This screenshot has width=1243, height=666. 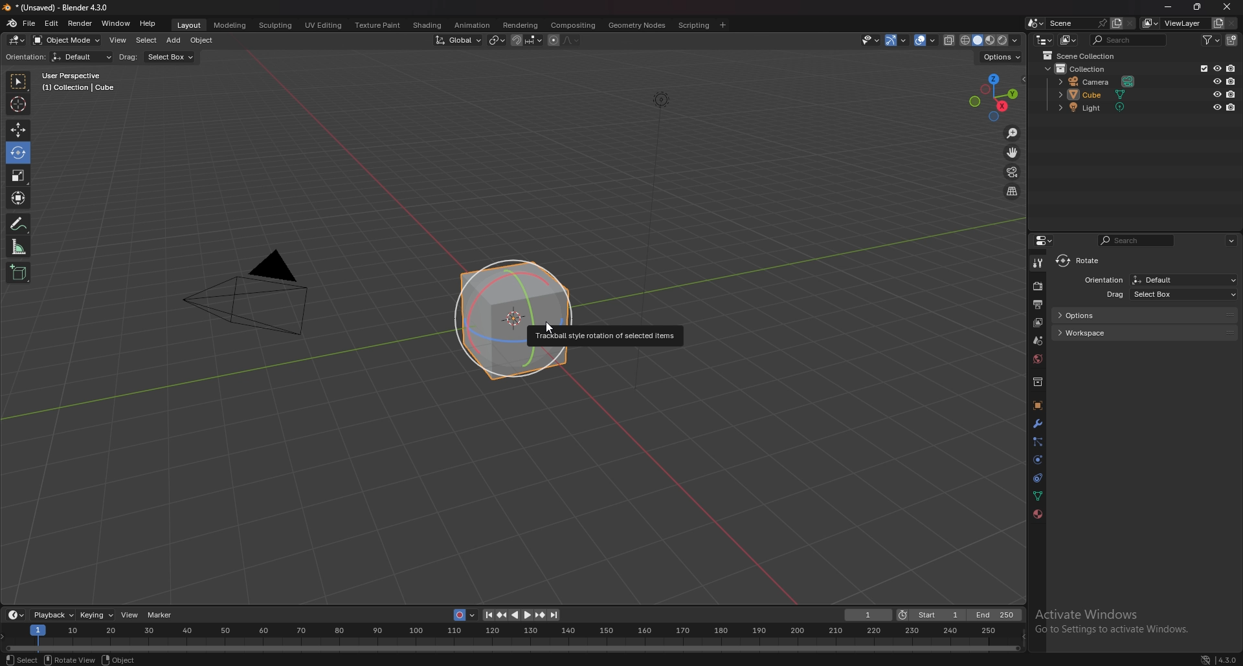 What do you see at coordinates (1082, 56) in the screenshot?
I see `scene collection` at bounding box center [1082, 56].